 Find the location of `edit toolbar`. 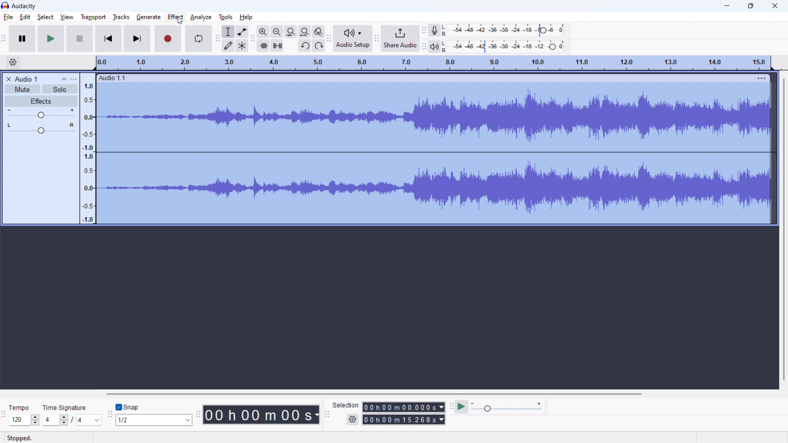

edit toolbar is located at coordinates (252, 38).